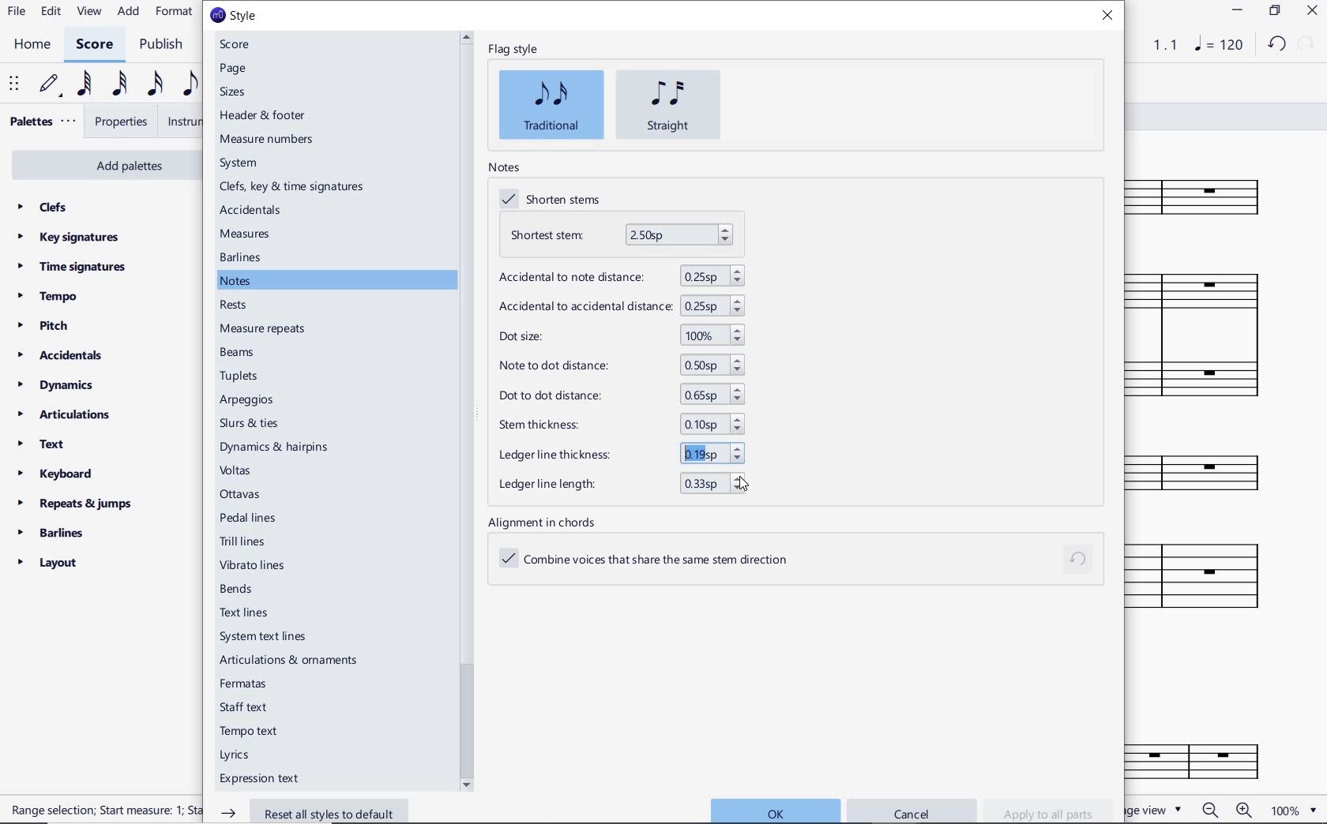 This screenshot has width=1327, height=824. What do you see at coordinates (253, 517) in the screenshot?
I see `pedal lines` at bounding box center [253, 517].